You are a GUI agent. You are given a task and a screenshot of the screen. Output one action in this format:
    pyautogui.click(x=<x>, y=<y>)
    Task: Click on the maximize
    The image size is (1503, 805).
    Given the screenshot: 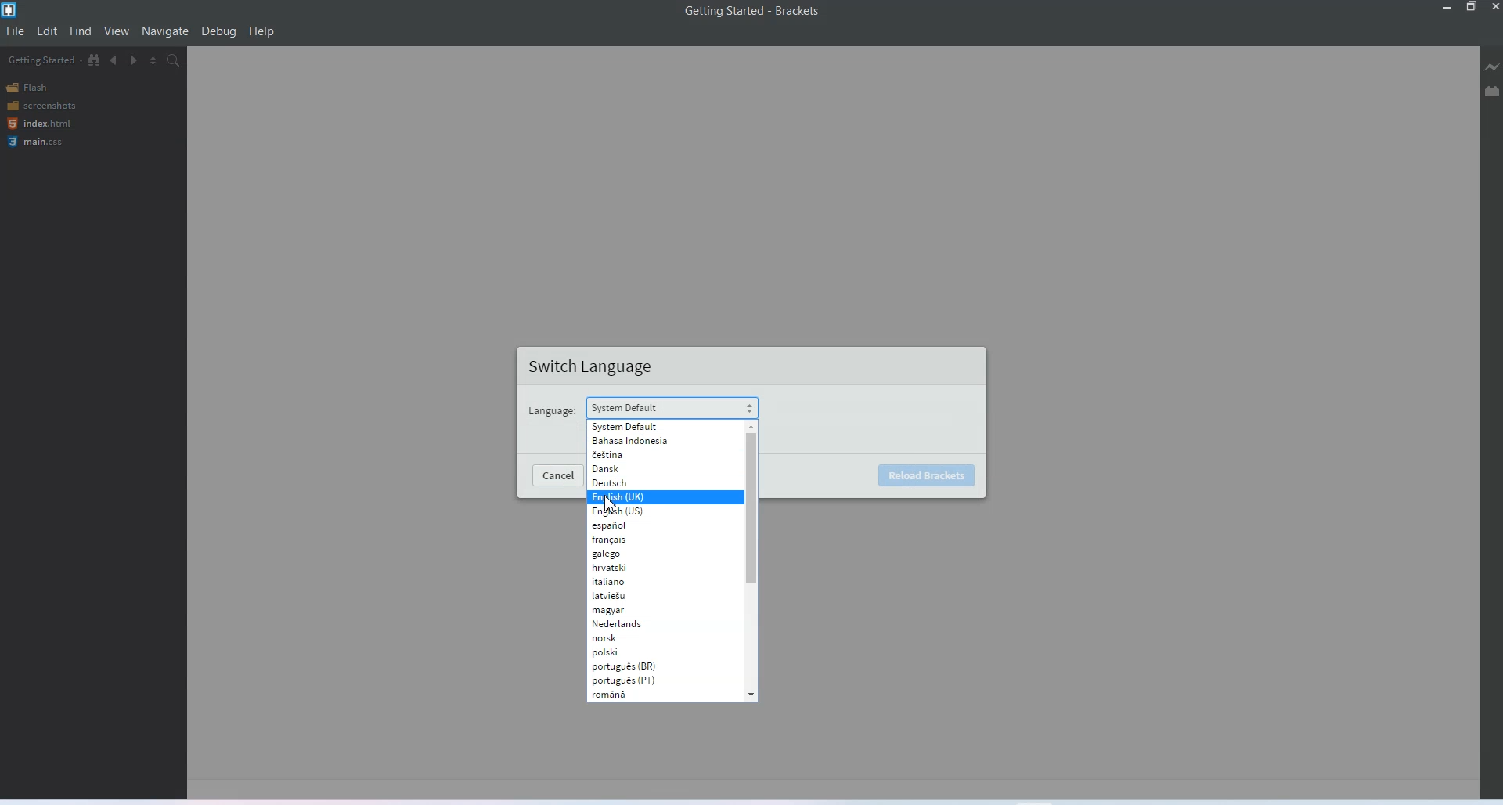 What is the action you would take?
    pyautogui.click(x=1472, y=8)
    